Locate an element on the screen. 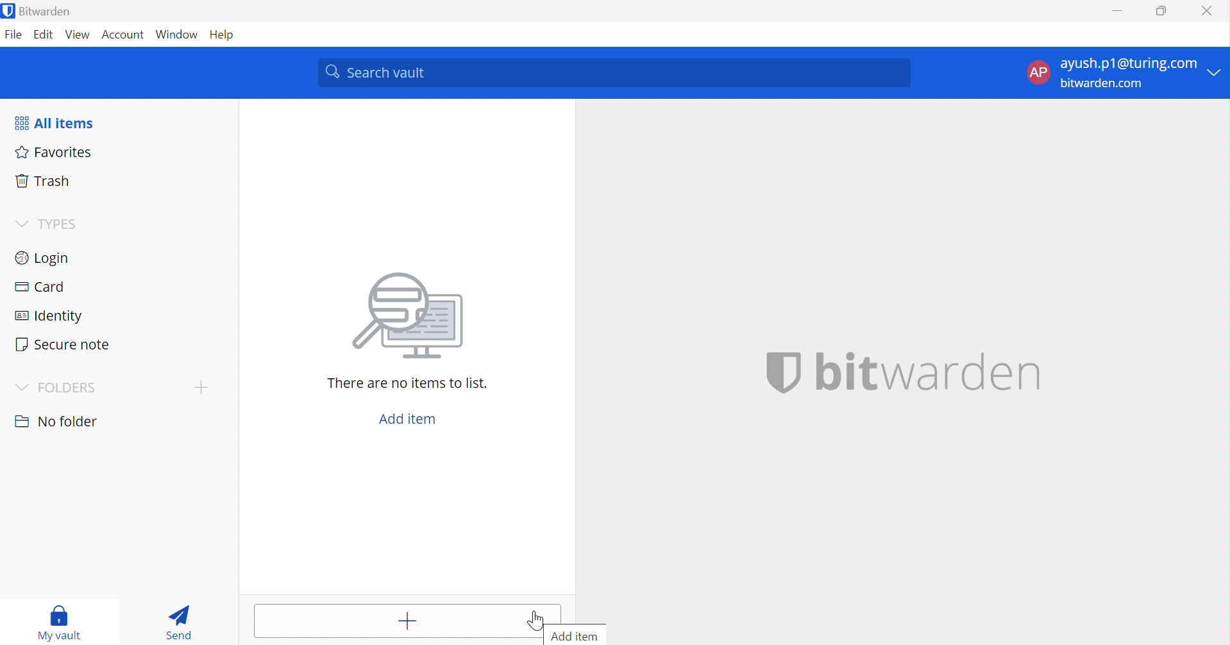 The height and width of the screenshot is (645, 1230). Drop Down is located at coordinates (22, 388).